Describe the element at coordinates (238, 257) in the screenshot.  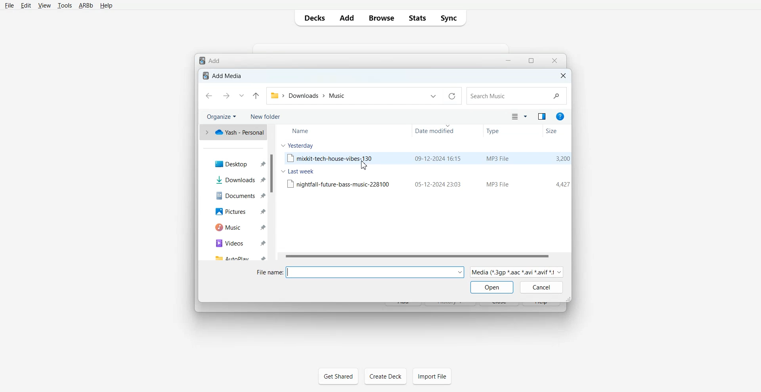
I see `AutoPlay` at that location.